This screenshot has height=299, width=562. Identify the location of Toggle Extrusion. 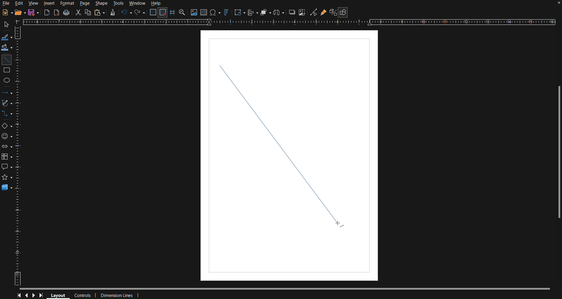
(333, 12).